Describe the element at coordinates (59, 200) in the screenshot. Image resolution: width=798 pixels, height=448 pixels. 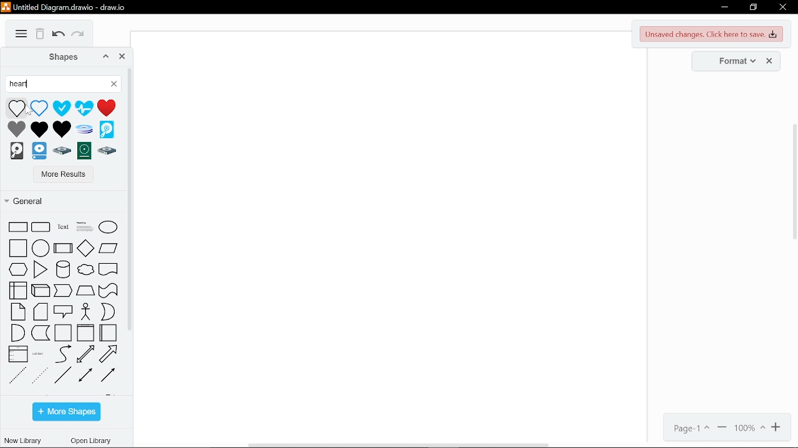
I see `general` at that location.